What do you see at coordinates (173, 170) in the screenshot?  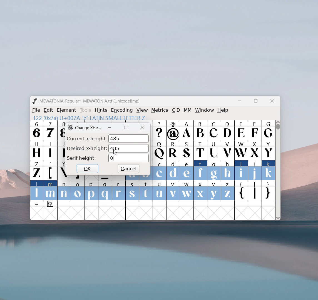 I see `d` at bounding box center [173, 170].